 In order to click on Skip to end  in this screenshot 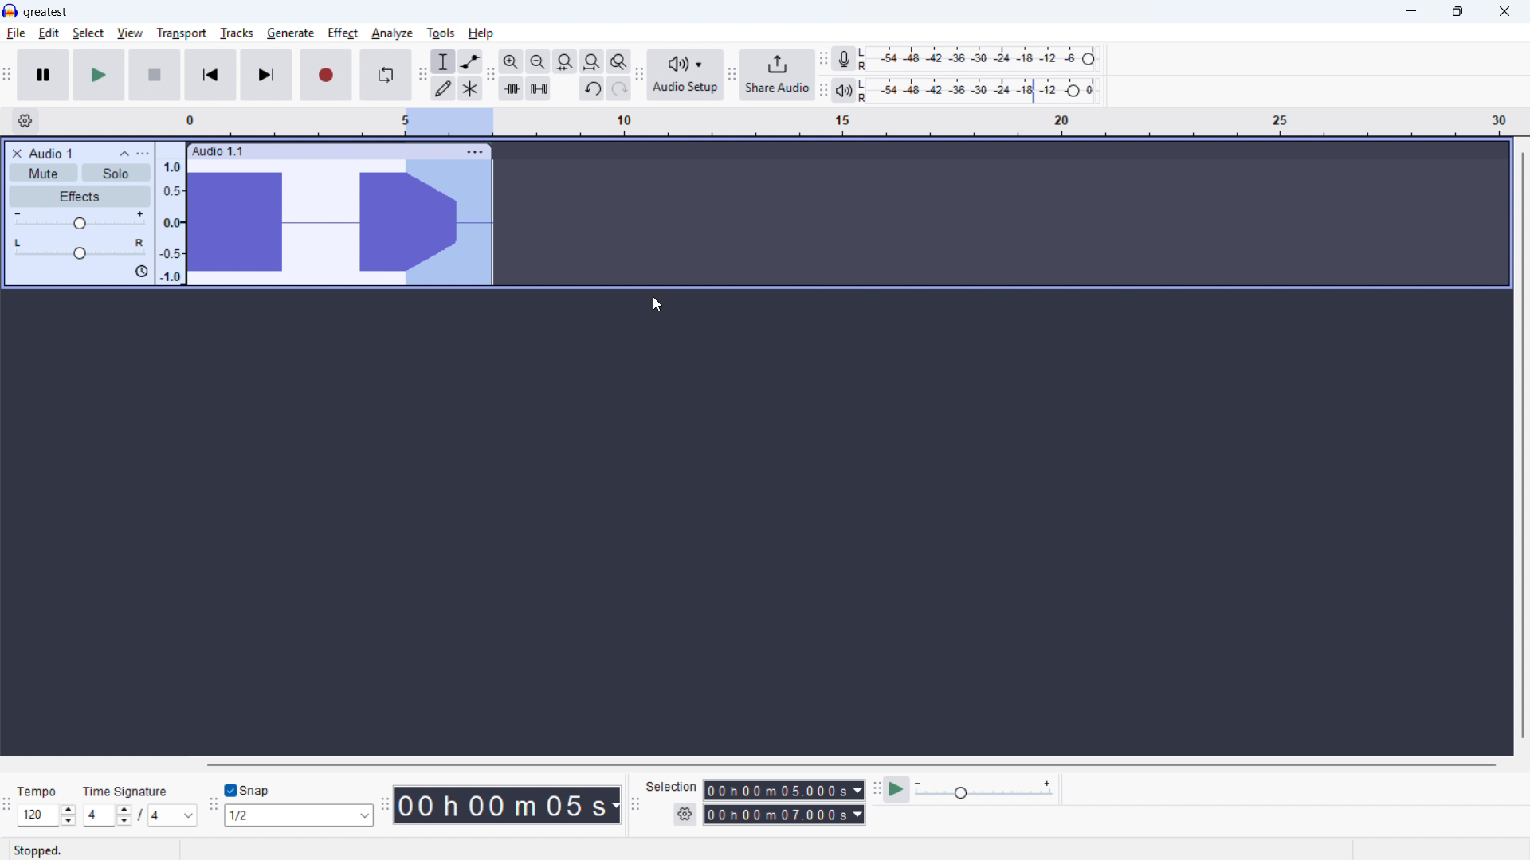, I will do `click(268, 76)`.